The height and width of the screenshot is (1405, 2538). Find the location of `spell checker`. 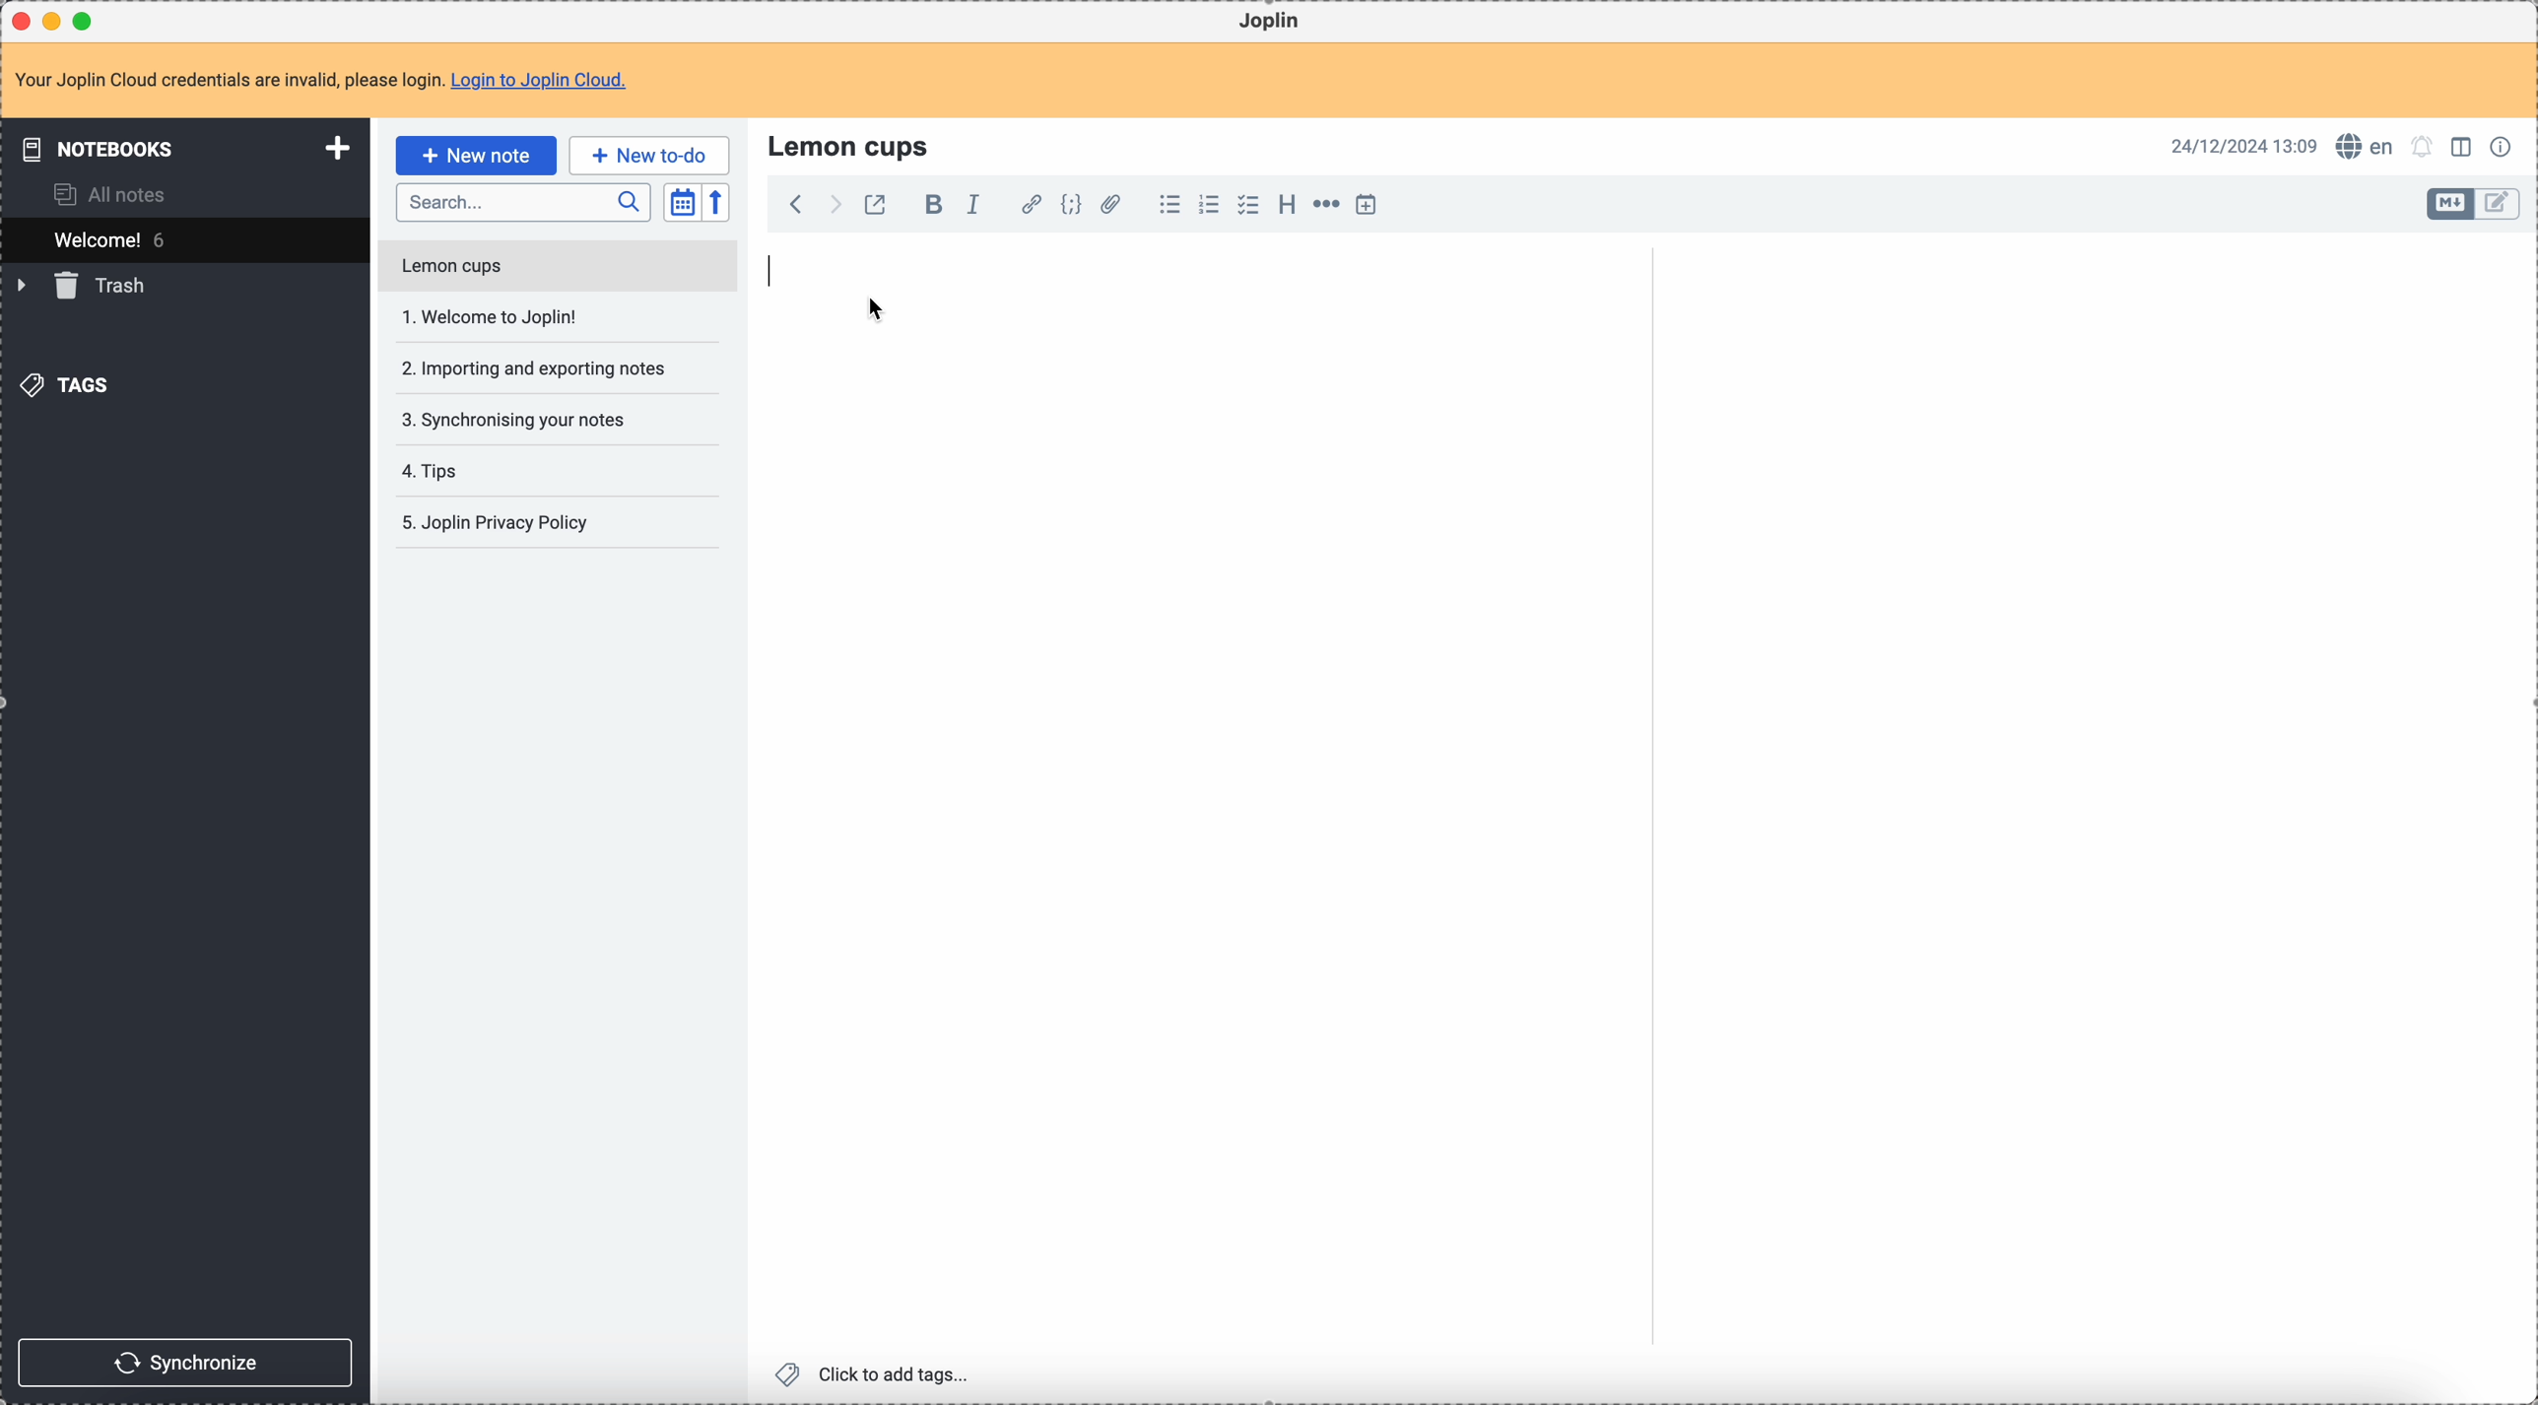

spell checker is located at coordinates (2371, 146).